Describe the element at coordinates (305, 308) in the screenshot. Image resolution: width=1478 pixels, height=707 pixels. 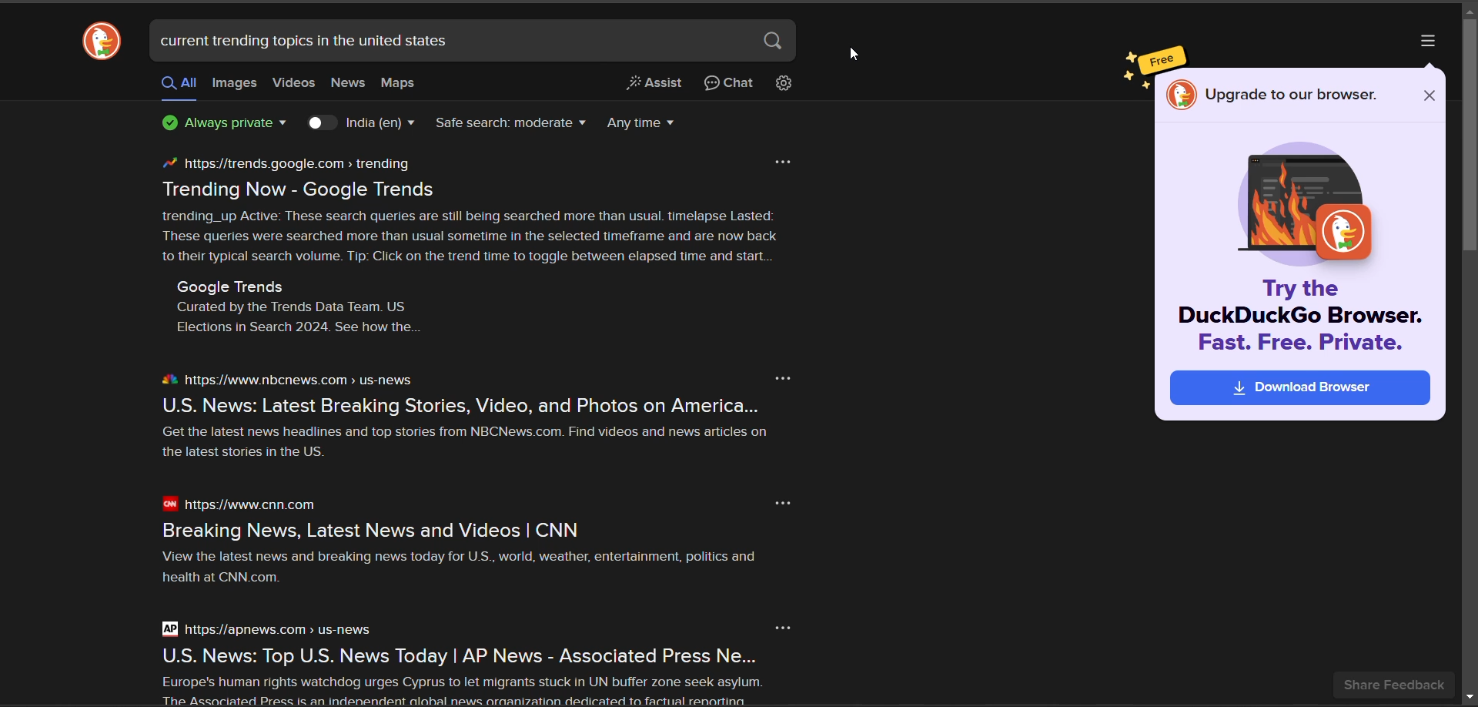
I see `Google Trends
Curated by the Trends Data Team. US
Elections in Search 2024. See how the.` at that location.